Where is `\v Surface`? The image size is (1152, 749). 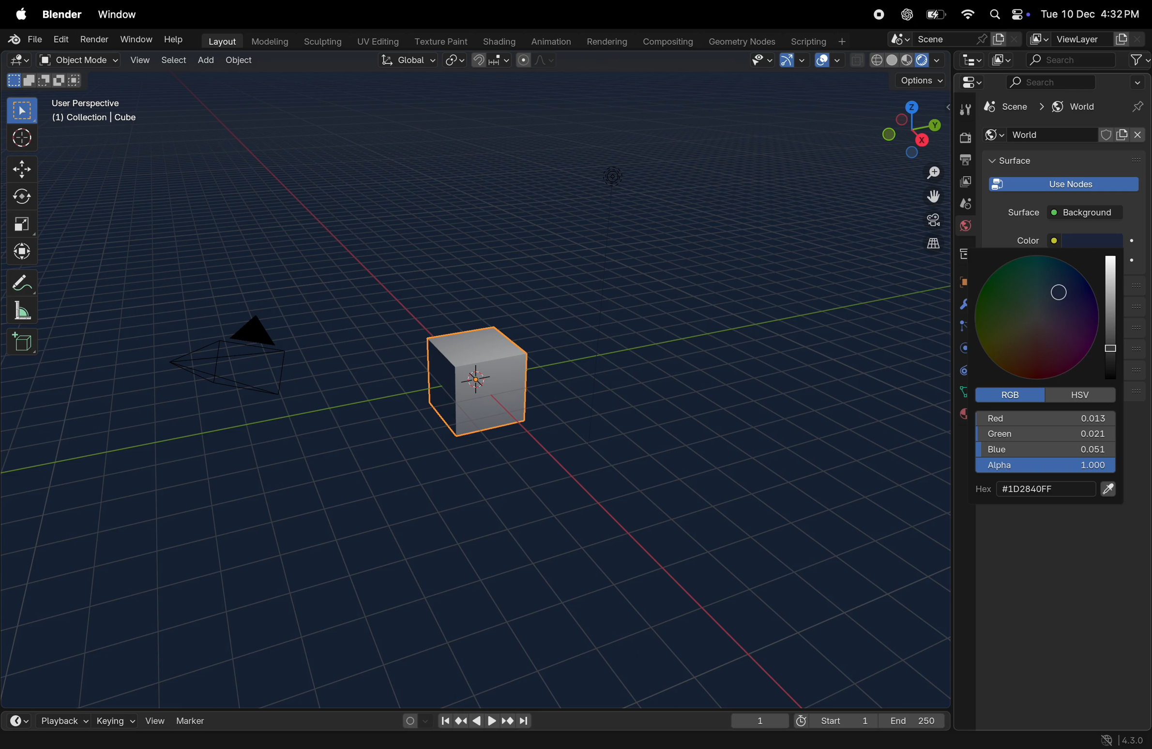 \v Surface is located at coordinates (1054, 162).